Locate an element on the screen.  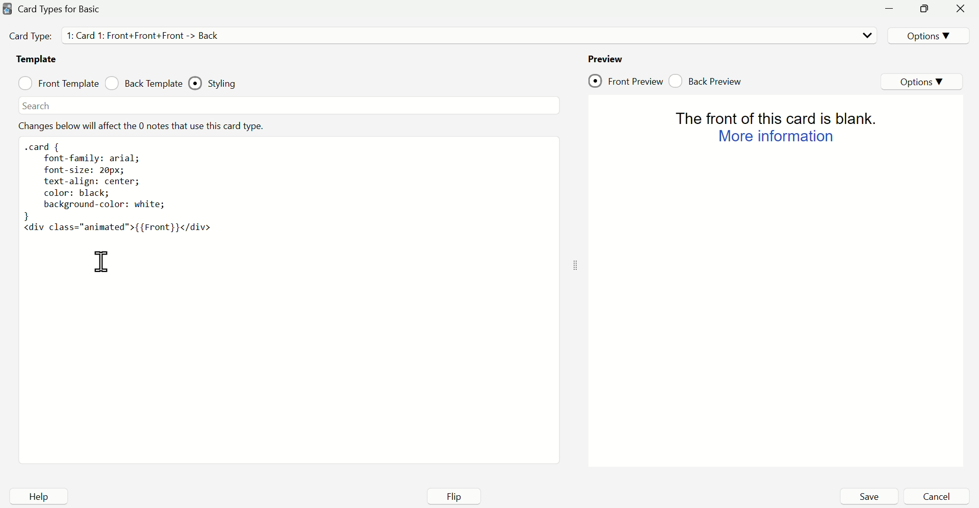
Options is located at coordinates (923, 81).